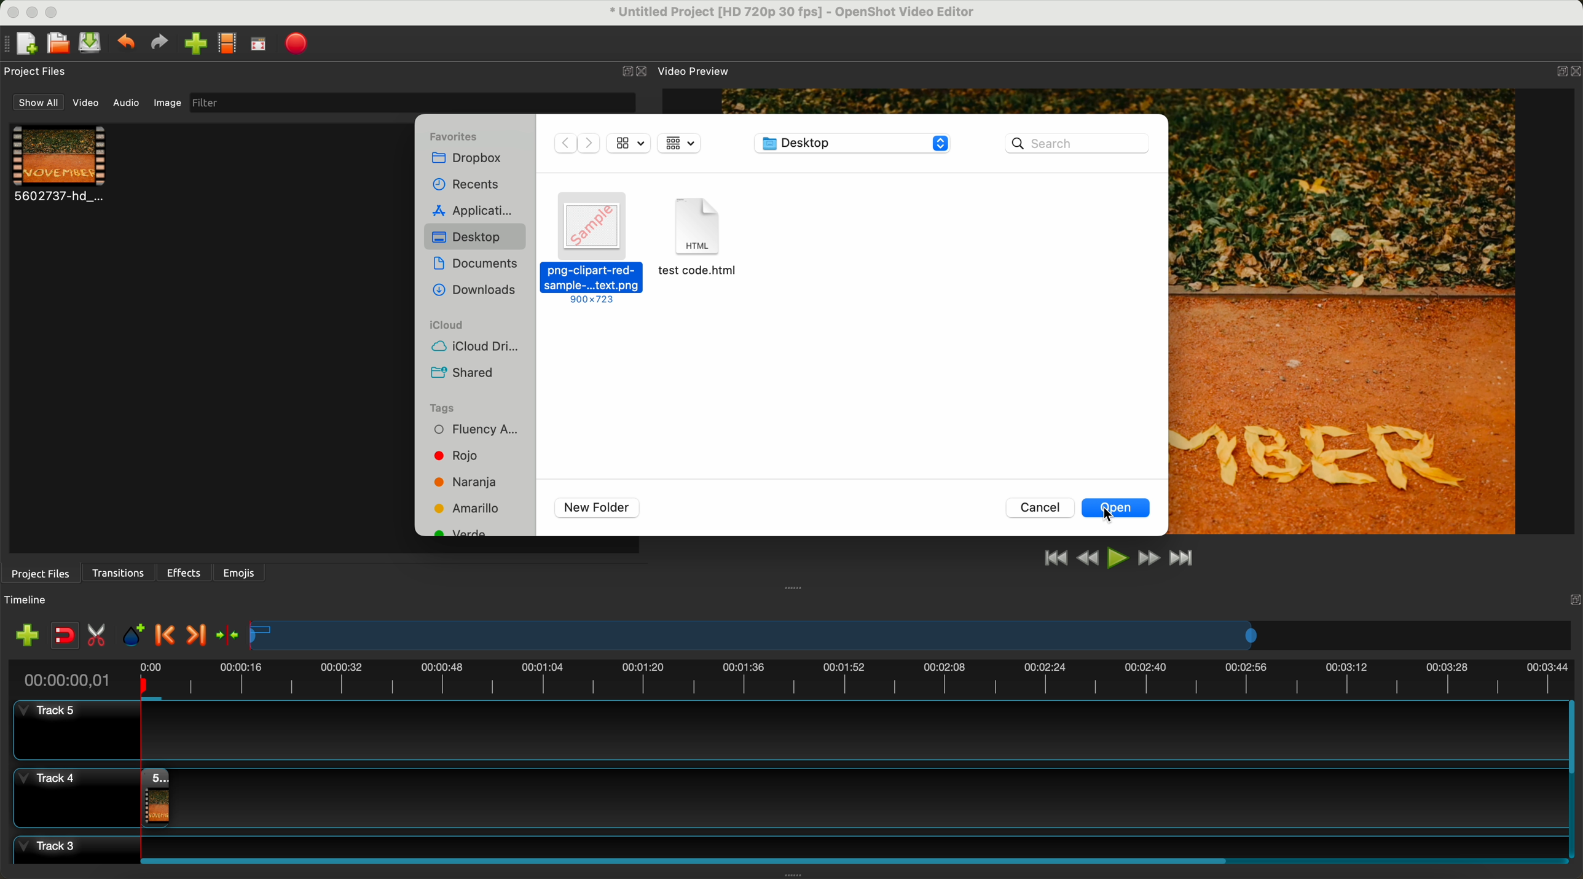 The width and height of the screenshot is (1583, 879). Describe the element at coordinates (128, 44) in the screenshot. I see `undo` at that location.